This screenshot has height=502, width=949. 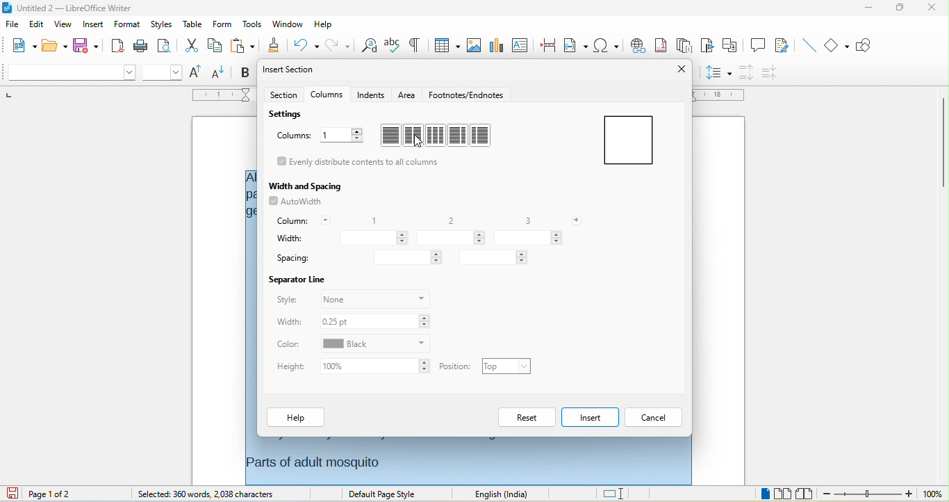 What do you see at coordinates (54, 44) in the screenshot?
I see `open` at bounding box center [54, 44].